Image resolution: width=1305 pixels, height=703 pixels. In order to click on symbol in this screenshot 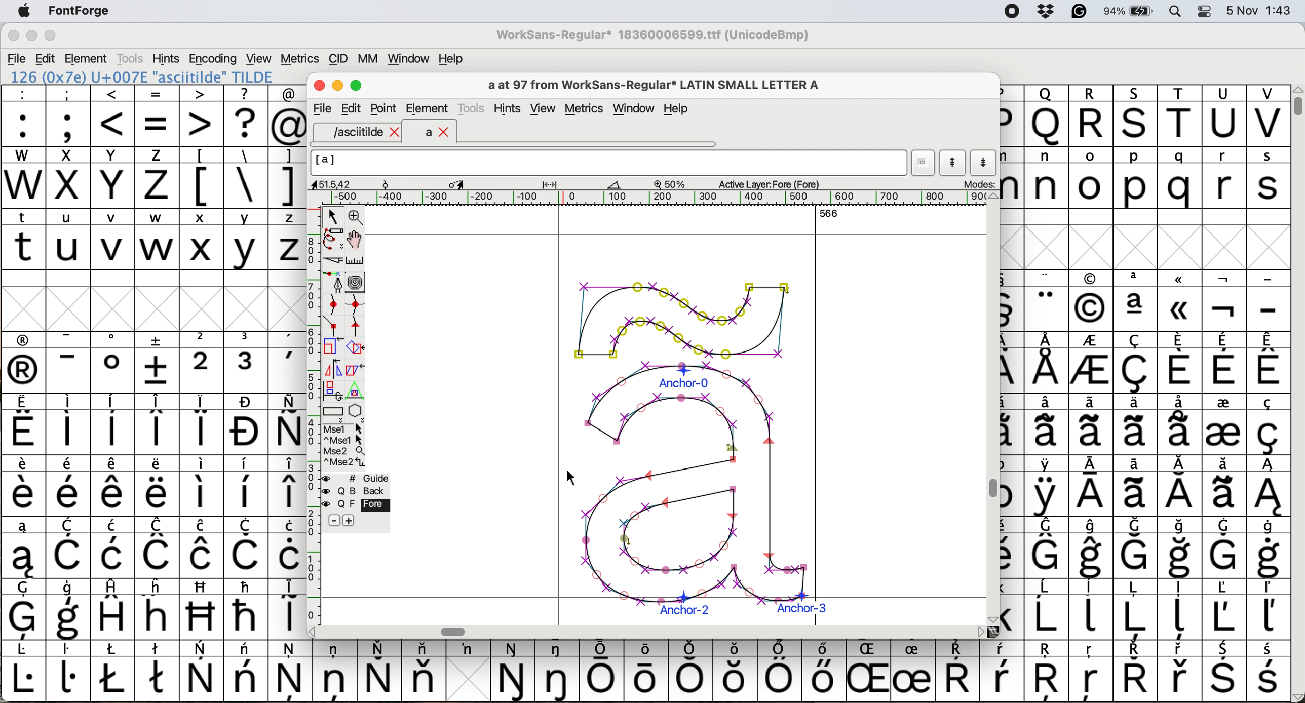, I will do `click(289, 548)`.